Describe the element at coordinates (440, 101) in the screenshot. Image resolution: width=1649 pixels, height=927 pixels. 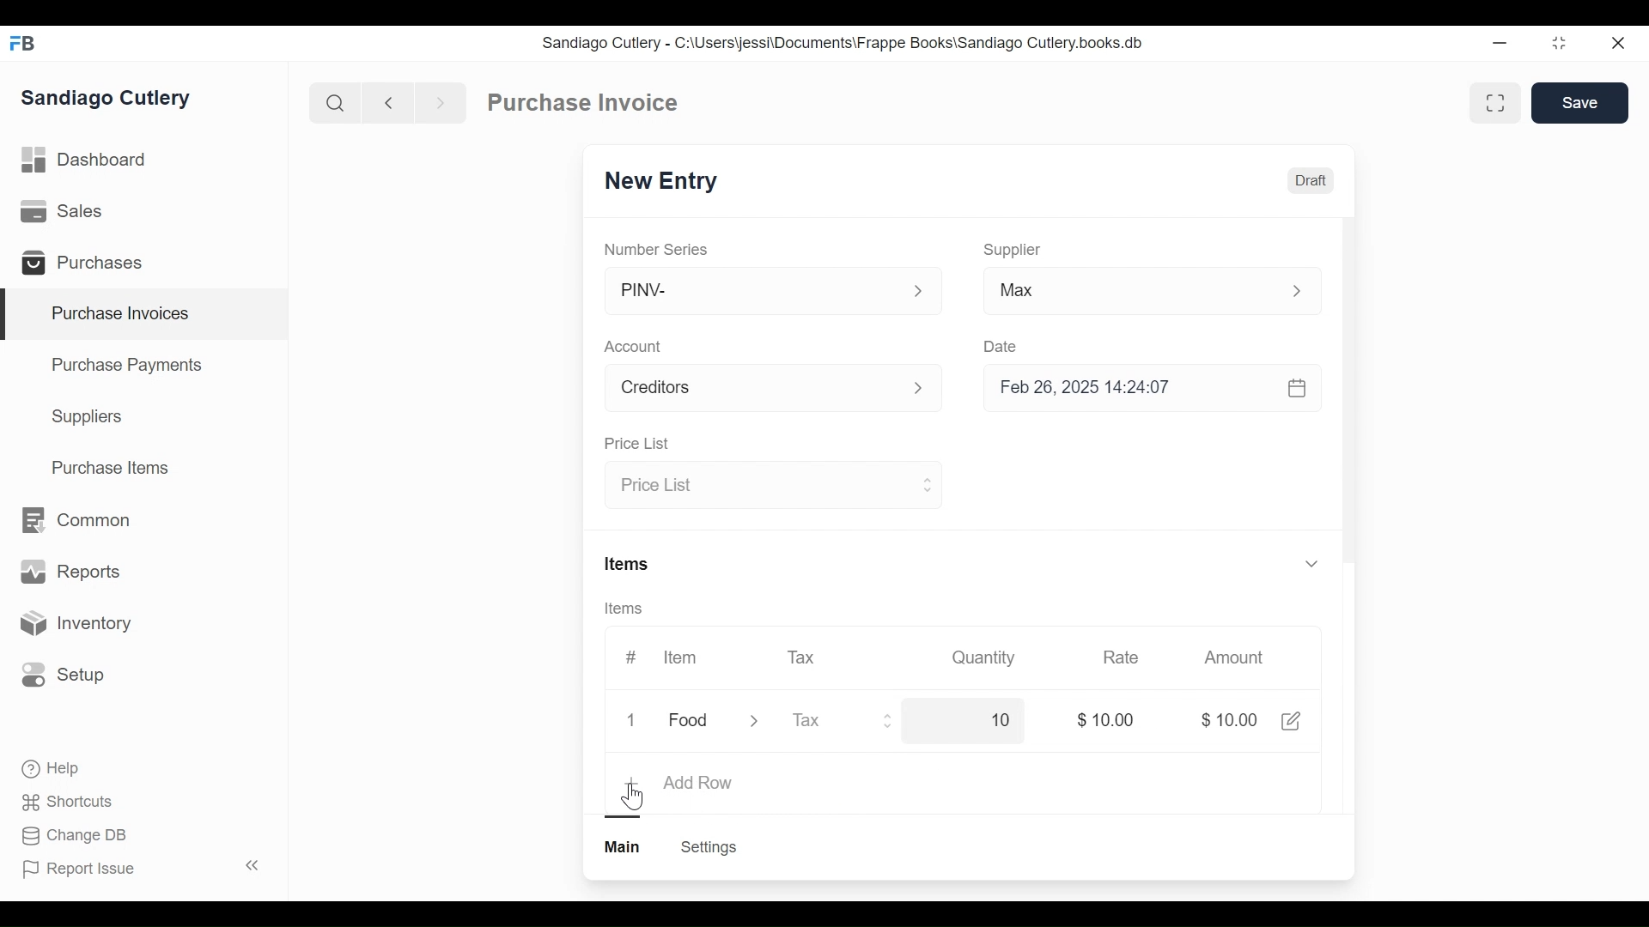
I see `Navigate forward` at that location.